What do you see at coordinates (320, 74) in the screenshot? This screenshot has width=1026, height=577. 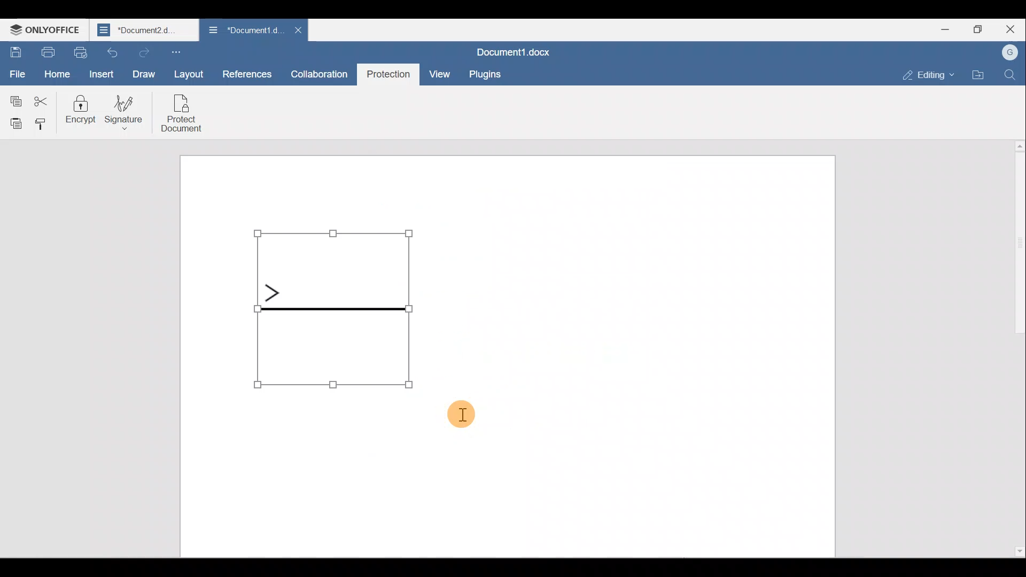 I see `Collaboration` at bounding box center [320, 74].